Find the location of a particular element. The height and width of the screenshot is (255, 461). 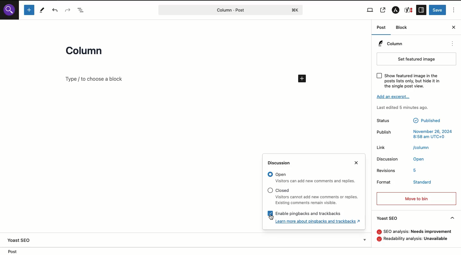

emoji is located at coordinates (379, 232).